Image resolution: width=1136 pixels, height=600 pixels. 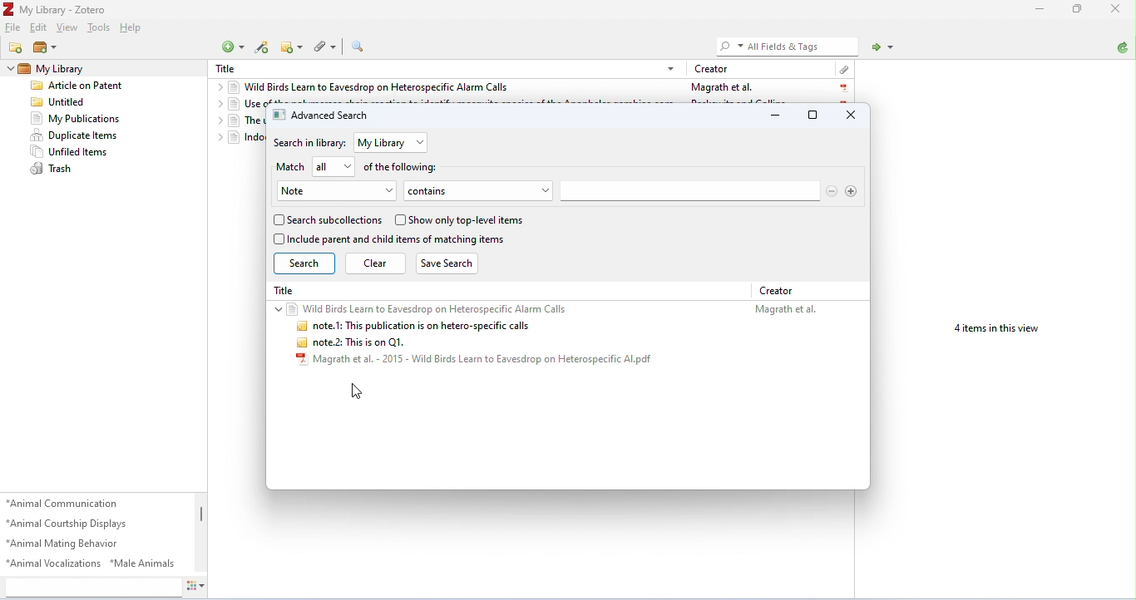 What do you see at coordinates (372, 88) in the screenshot?
I see `wild birds learn to eavesdrop on heterospecific alarm calls` at bounding box center [372, 88].